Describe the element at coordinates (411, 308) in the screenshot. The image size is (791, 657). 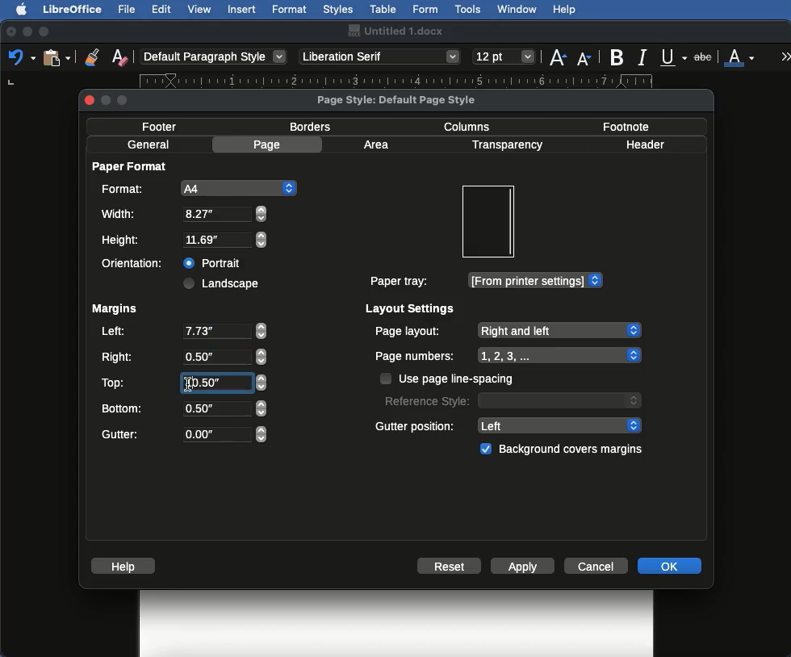
I see `Layout settings` at that location.